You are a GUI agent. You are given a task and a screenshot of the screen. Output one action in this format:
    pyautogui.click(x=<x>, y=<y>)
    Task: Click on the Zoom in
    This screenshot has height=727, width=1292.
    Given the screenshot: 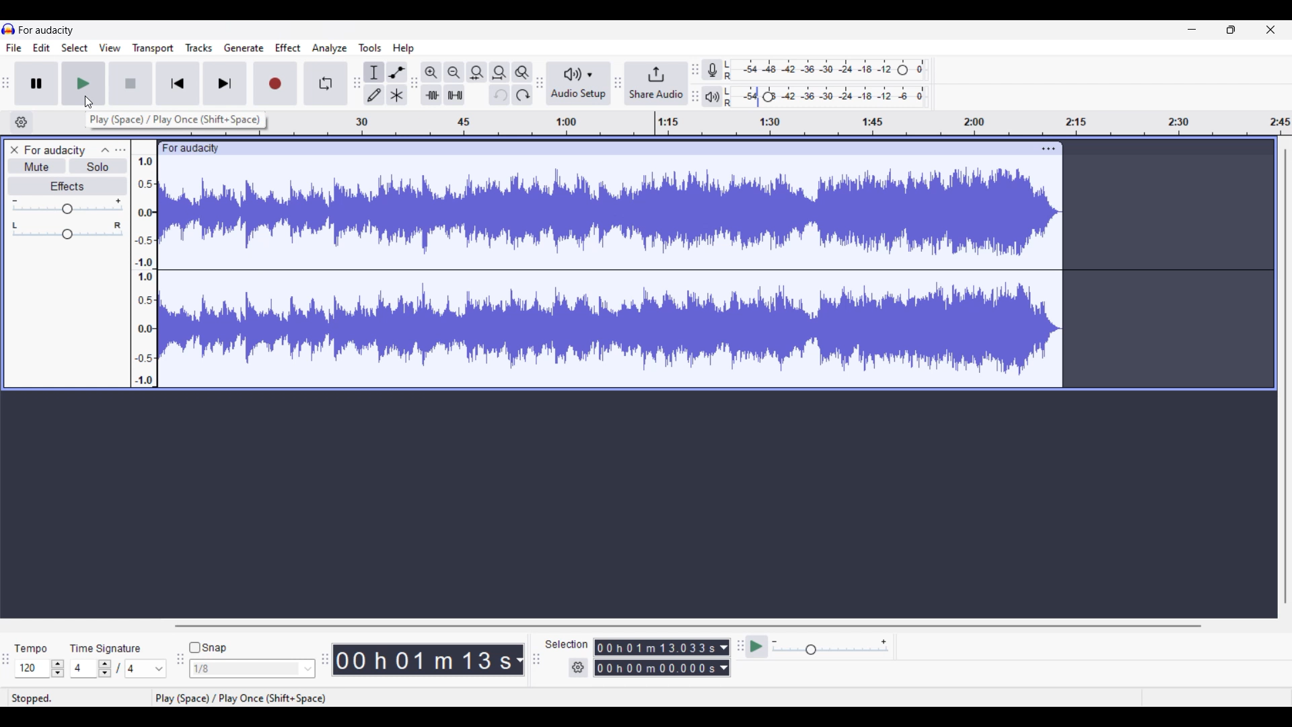 What is the action you would take?
    pyautogui.click(x=431, y=73)
    